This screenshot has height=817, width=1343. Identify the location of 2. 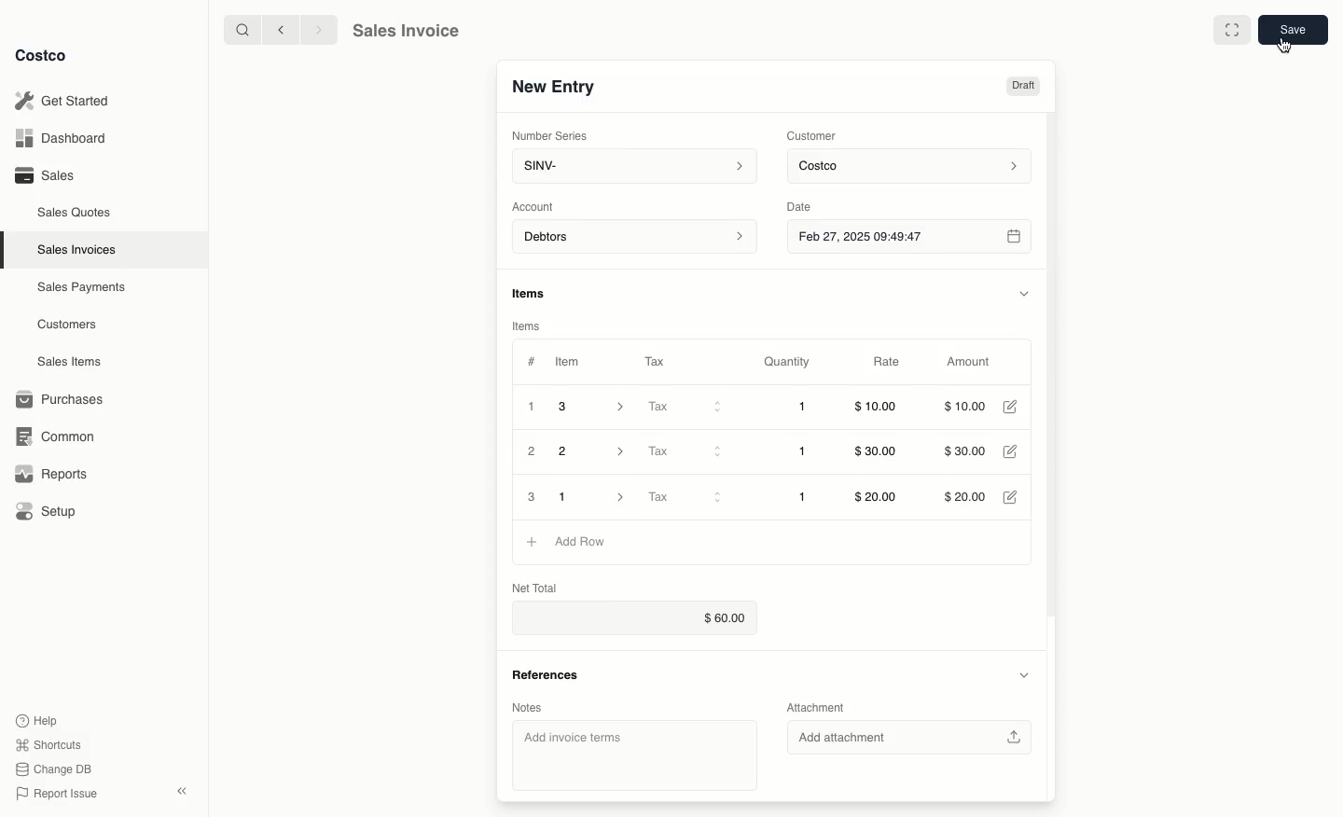
(533, 452).